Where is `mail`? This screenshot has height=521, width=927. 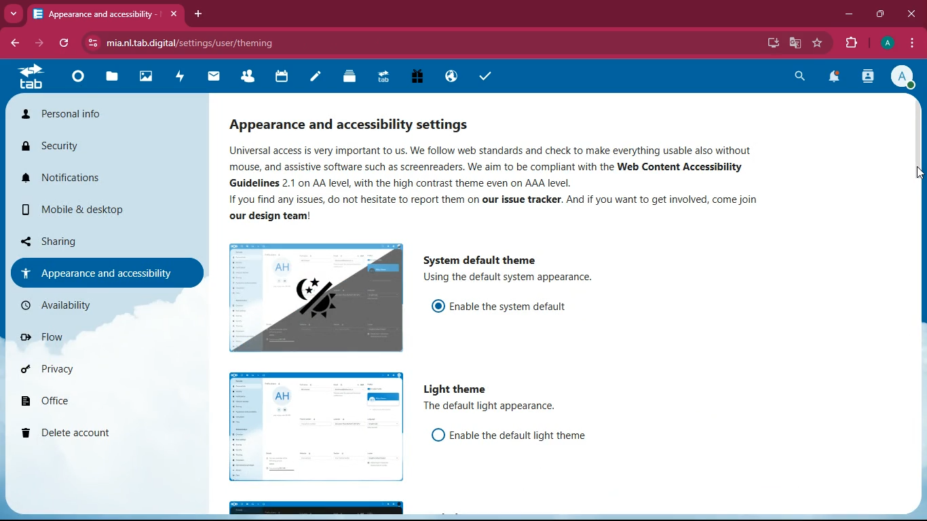
mail is located at coordinates (217, 76).